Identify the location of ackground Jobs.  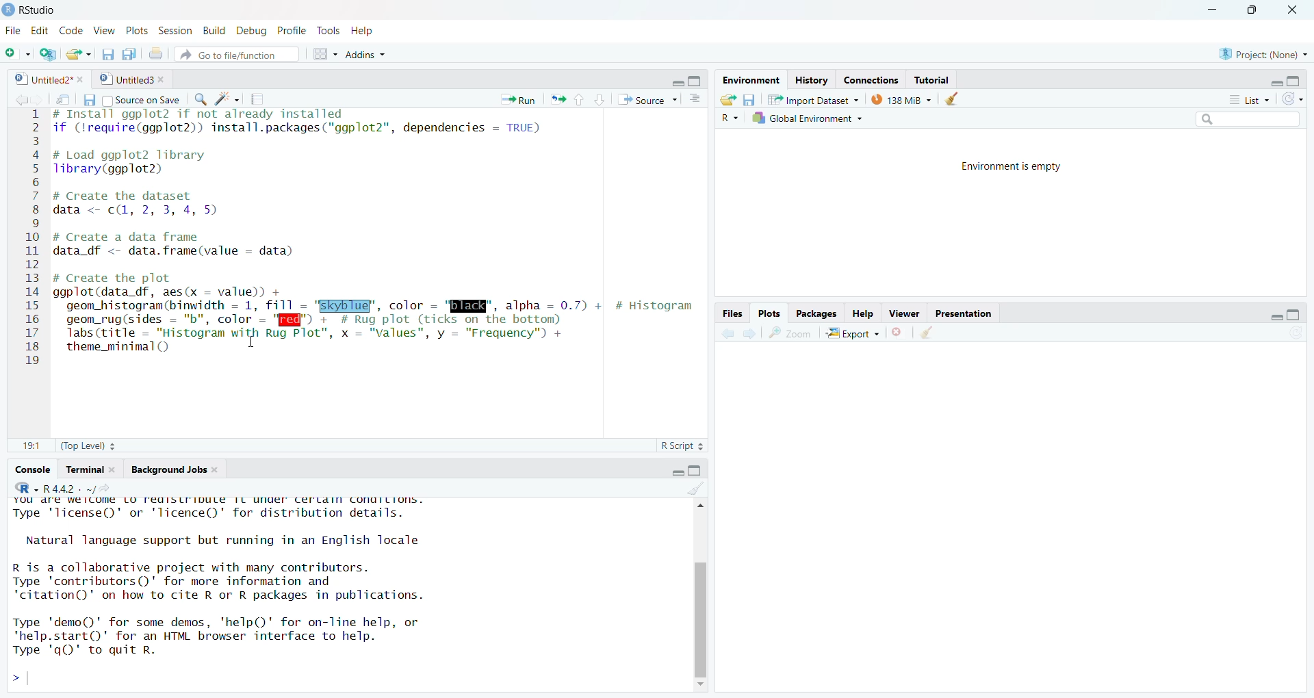
(169, 471).